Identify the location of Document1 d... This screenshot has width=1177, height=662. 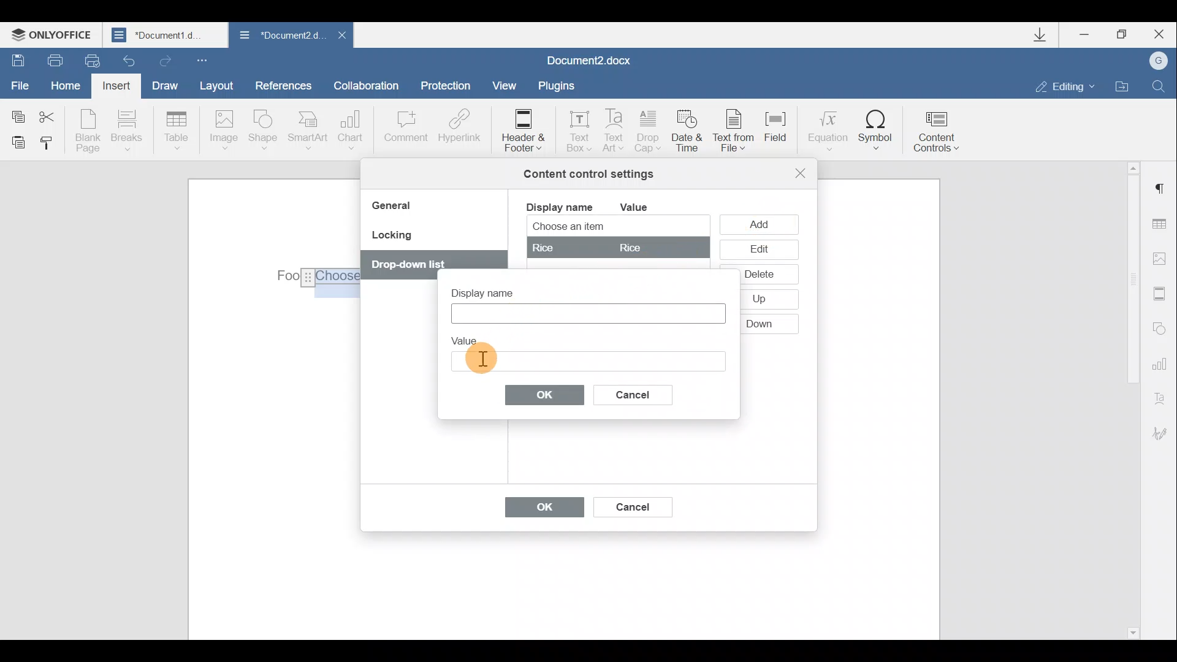
(167, 34).